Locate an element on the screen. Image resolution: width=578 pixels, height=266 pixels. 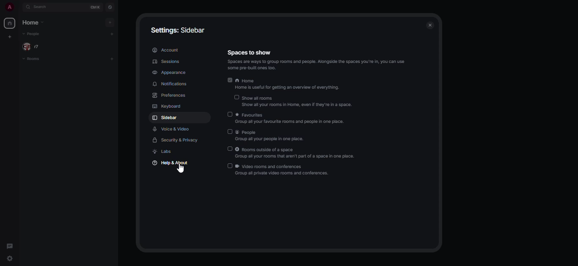
sidebar is located at coordinates (166, 117).